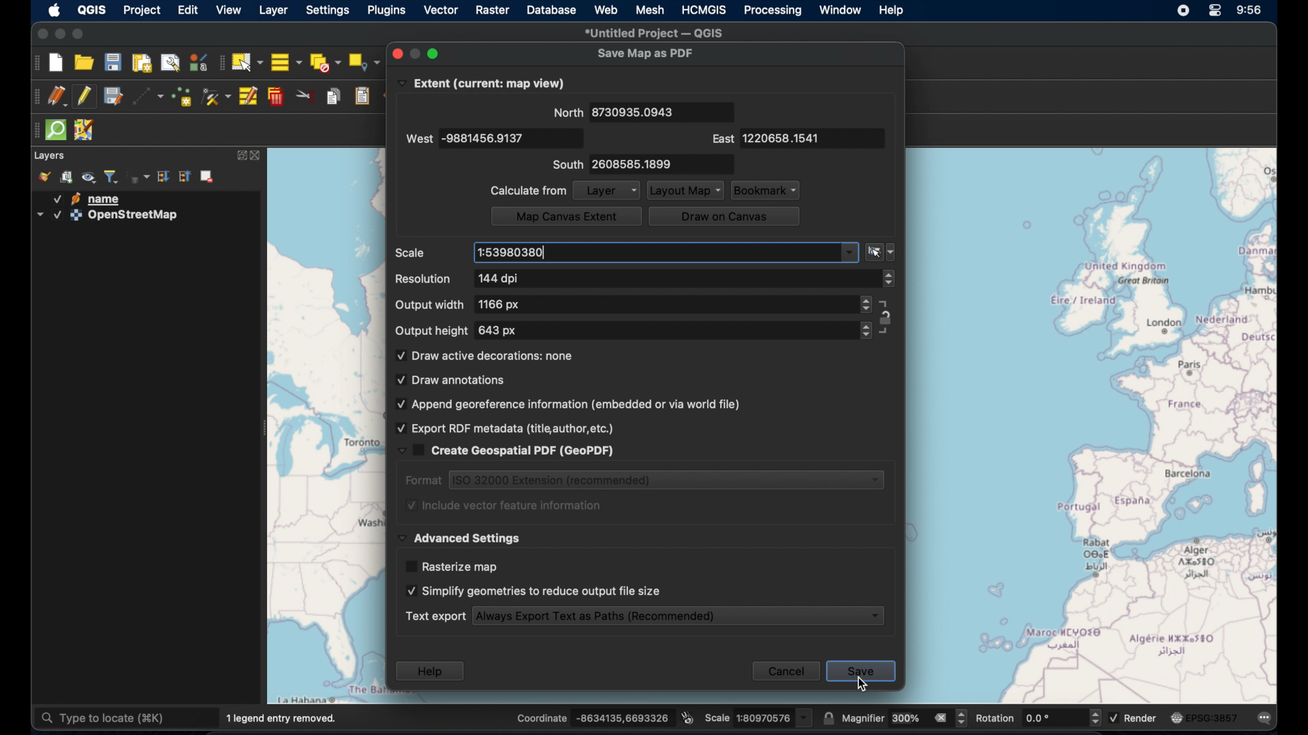  I want to click on east, so click(723, 140).